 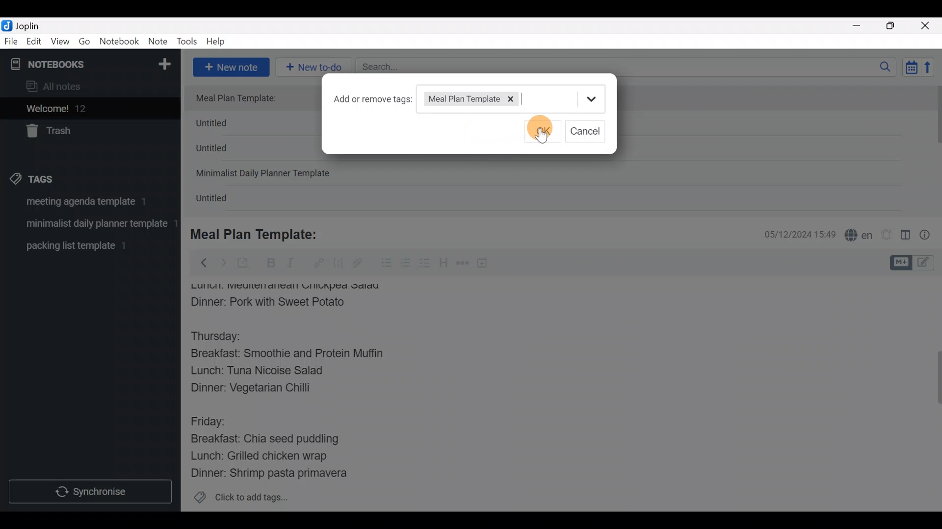 What do you see at coordinates (223, 200) in the screenshot?
I see `Untitled` at bounding box center [223, 200].